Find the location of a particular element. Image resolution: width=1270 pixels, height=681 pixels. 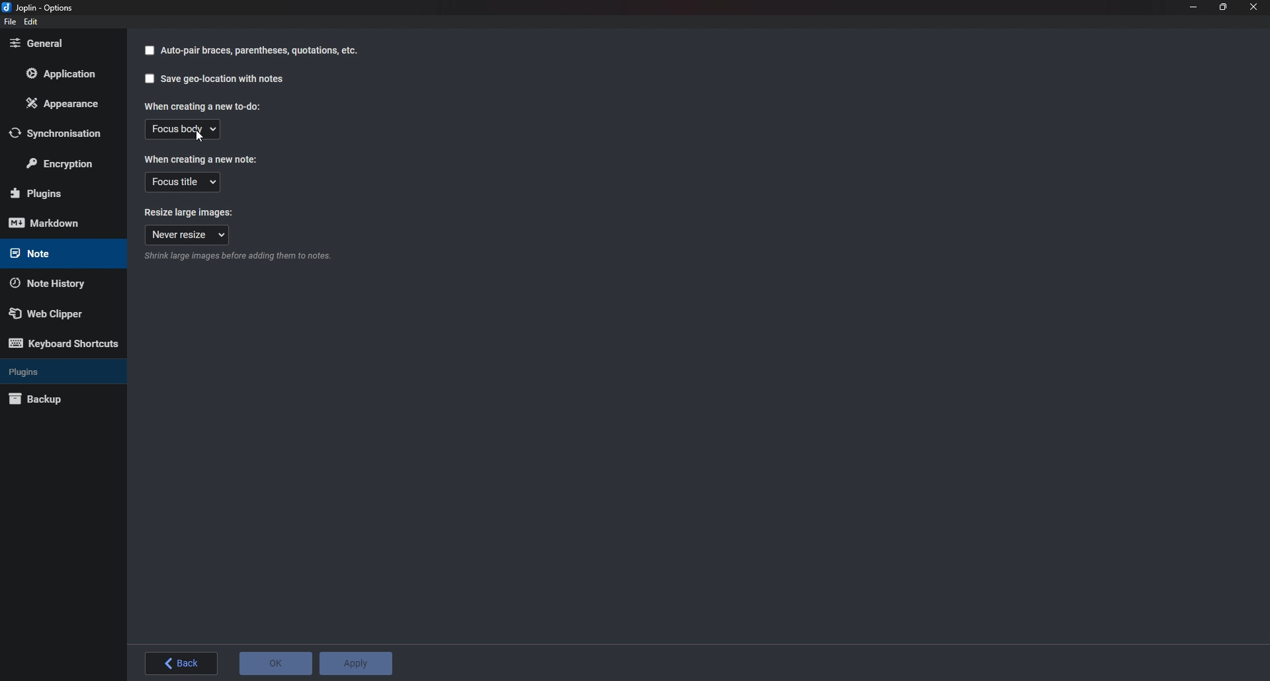

Minimize is located at coordinates (1194, 8).